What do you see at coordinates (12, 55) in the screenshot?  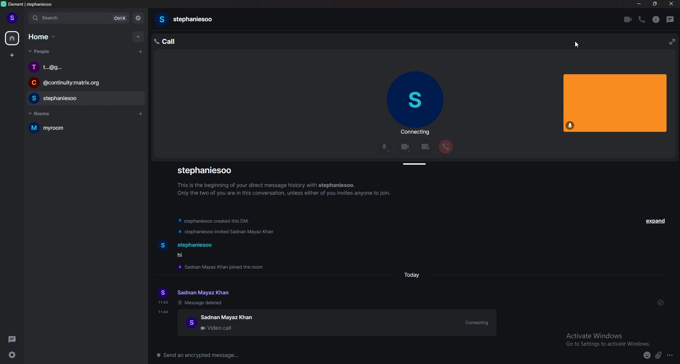 I see `create space` at bounding box center [12, 55].